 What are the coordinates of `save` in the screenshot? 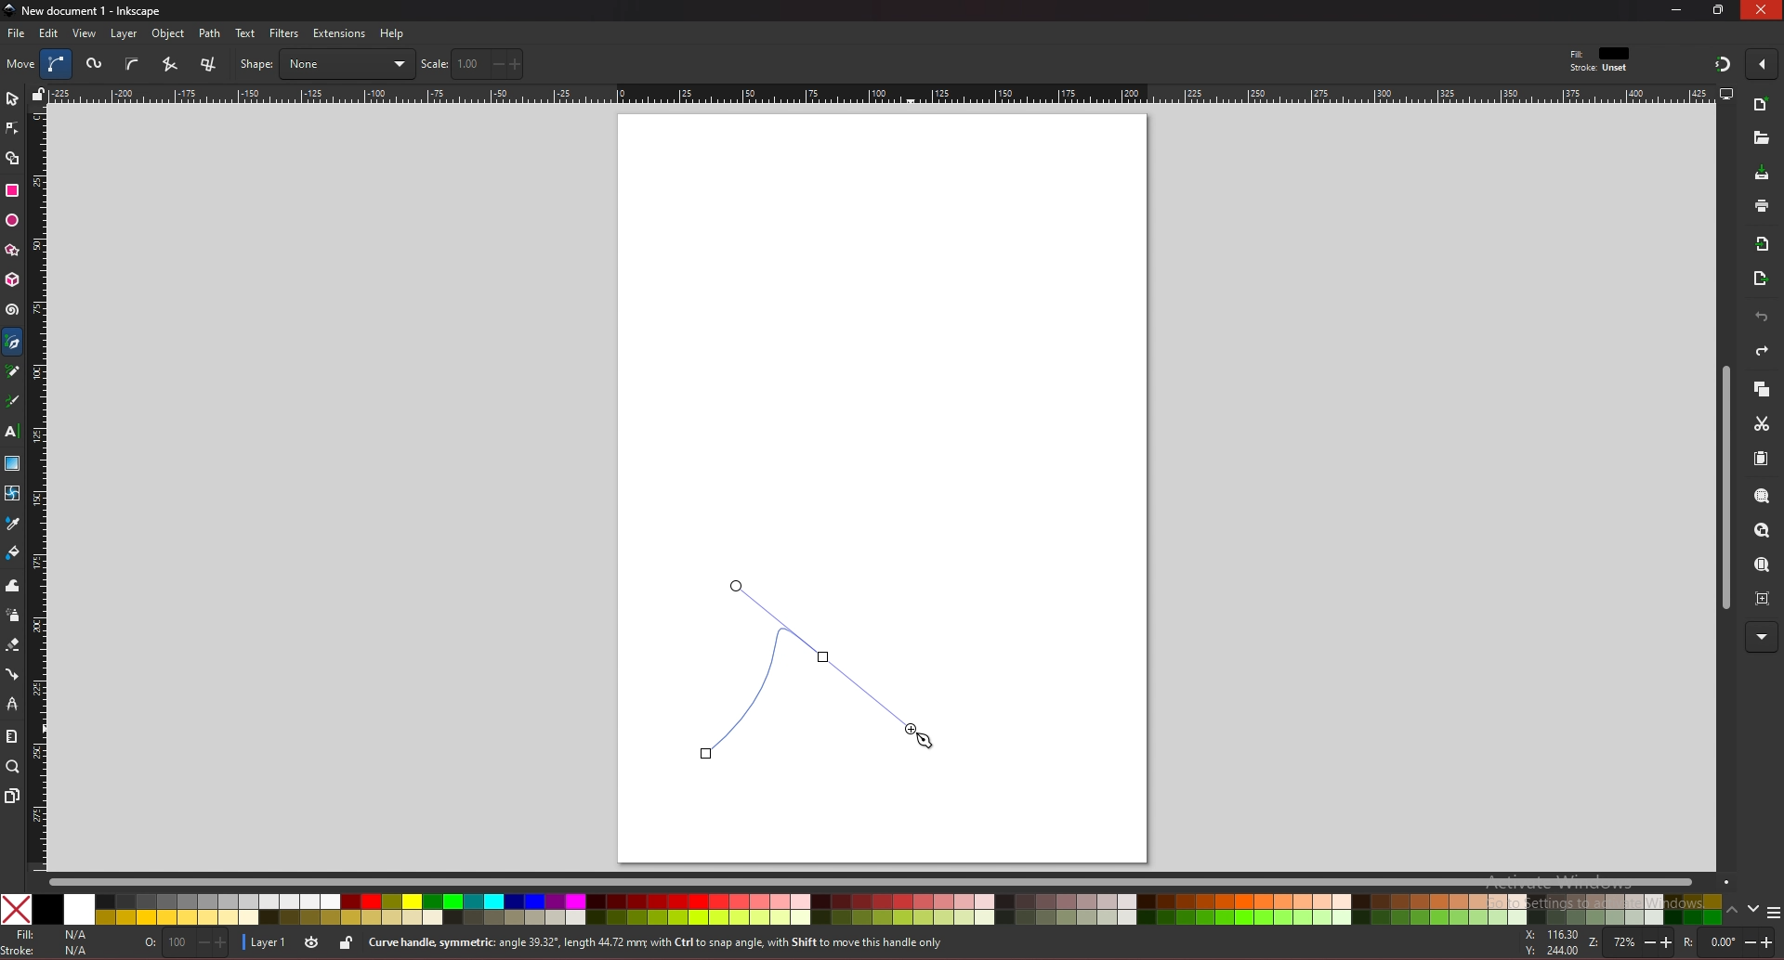 It's located at (1763, 175).